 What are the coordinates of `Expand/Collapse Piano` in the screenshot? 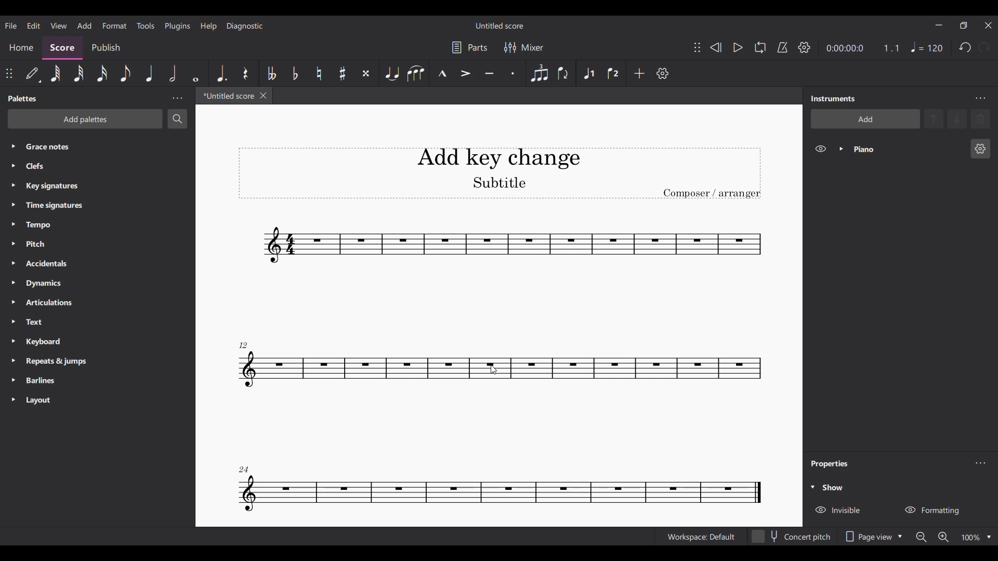 It's located at (841, 149).